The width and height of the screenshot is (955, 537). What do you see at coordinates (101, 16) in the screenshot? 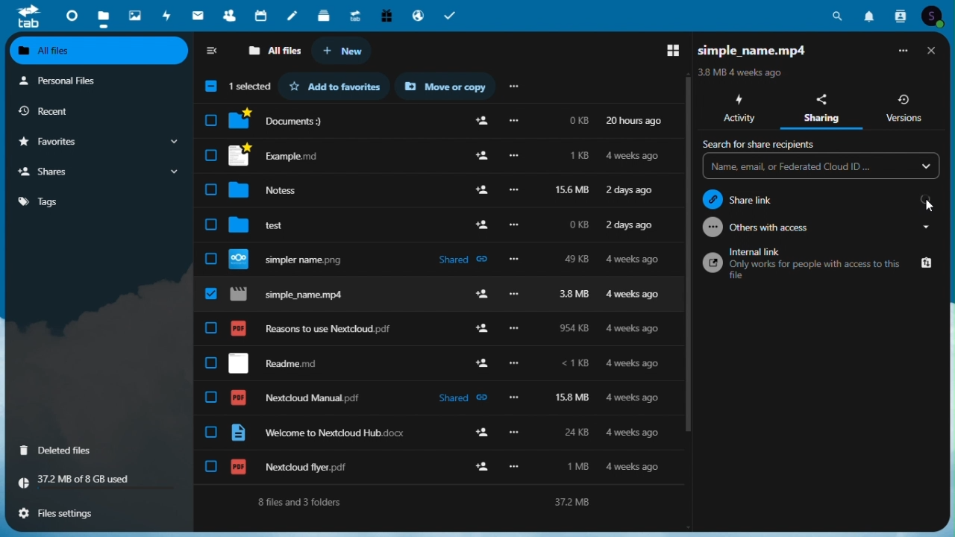
I see `Files` at bounding box center [101, 16].